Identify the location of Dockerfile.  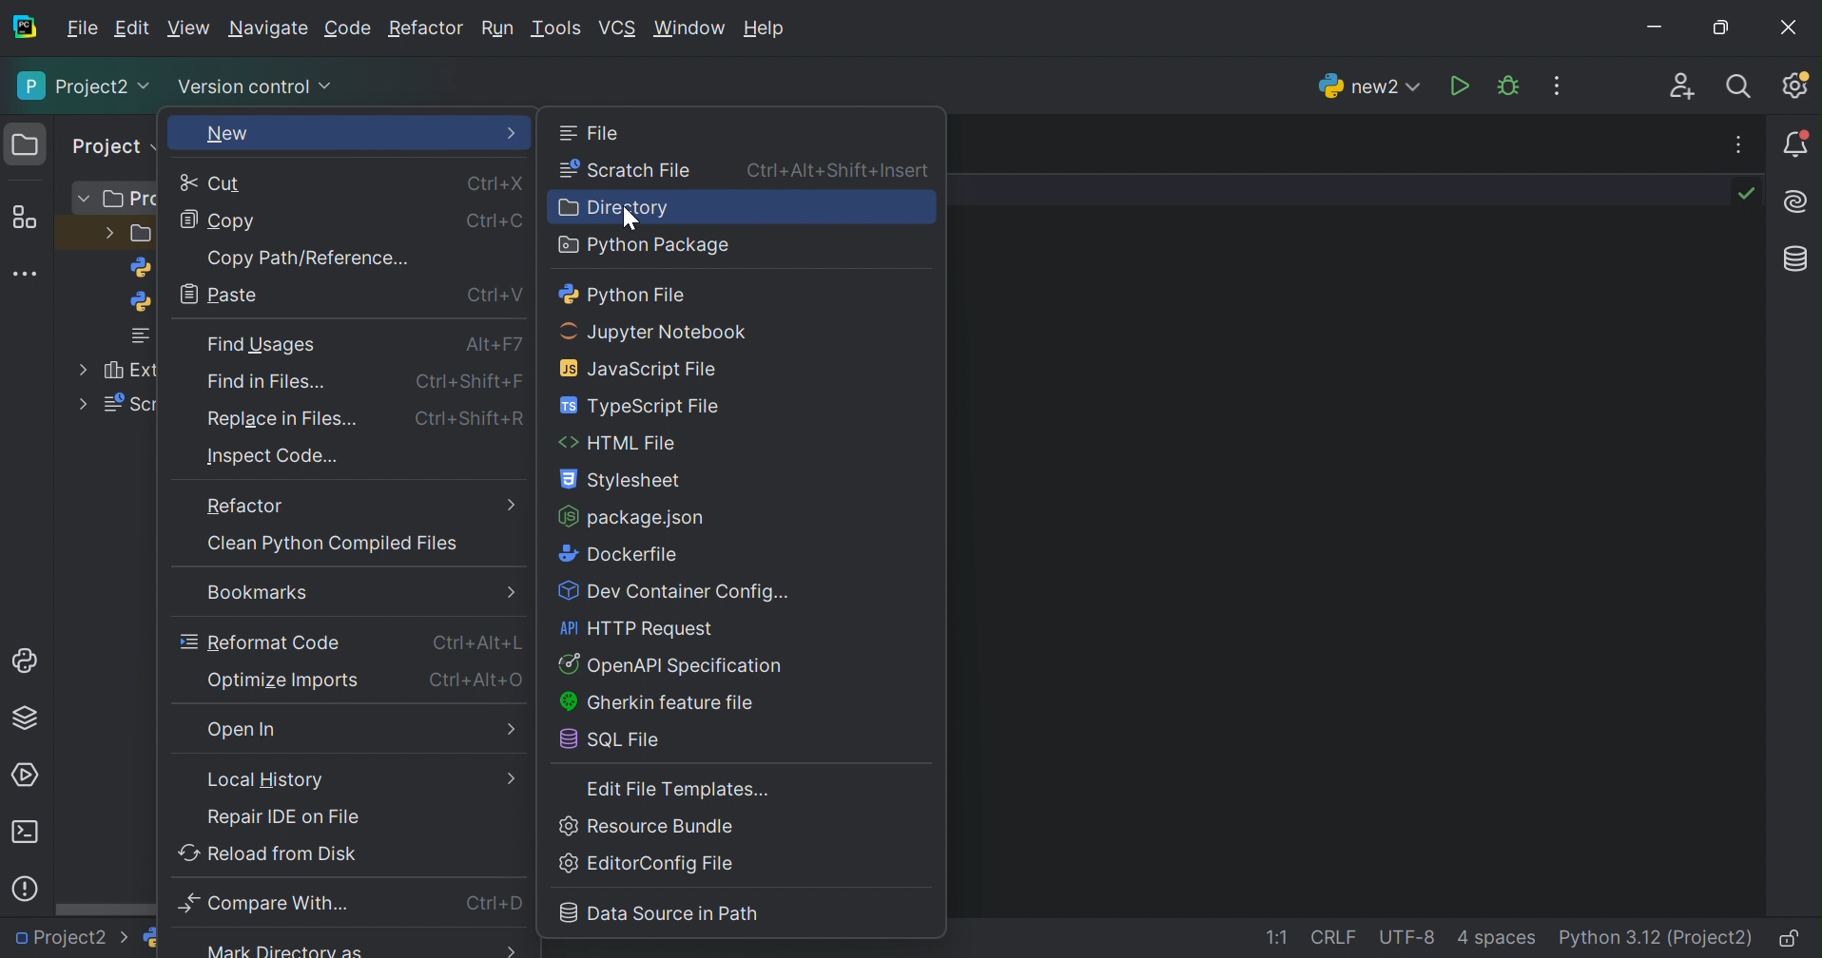
(620, 555).